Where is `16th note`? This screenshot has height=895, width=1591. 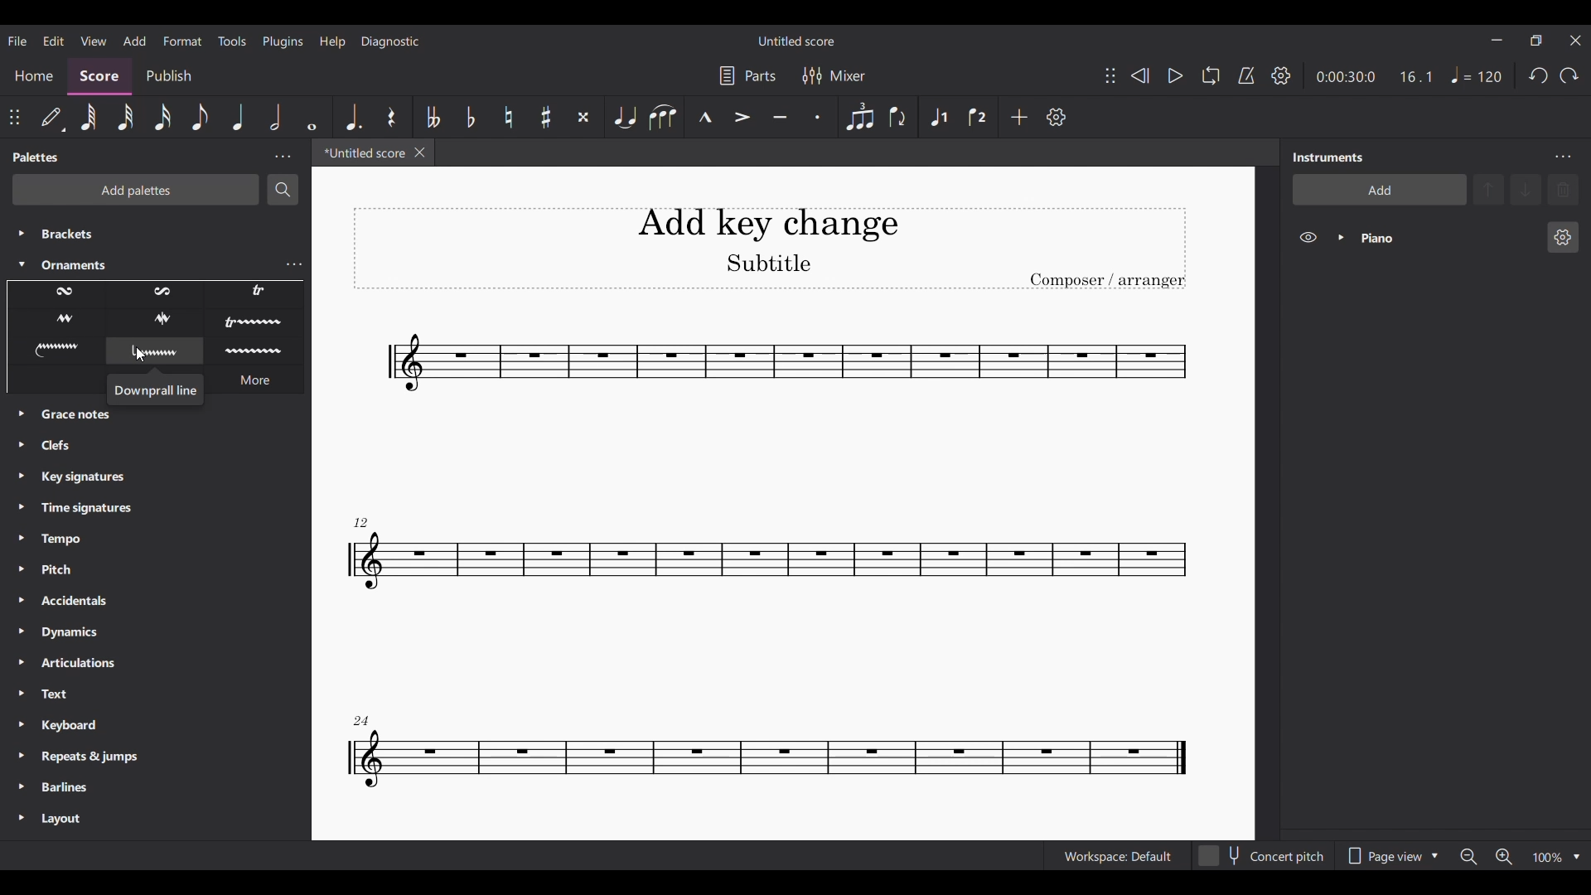
16th note is located at coordinates (162, 116).